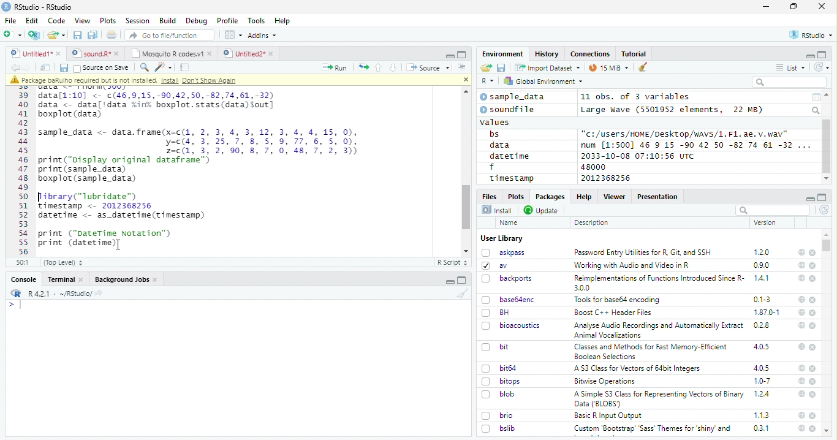  I want to click on go forward, so click(29, 67).